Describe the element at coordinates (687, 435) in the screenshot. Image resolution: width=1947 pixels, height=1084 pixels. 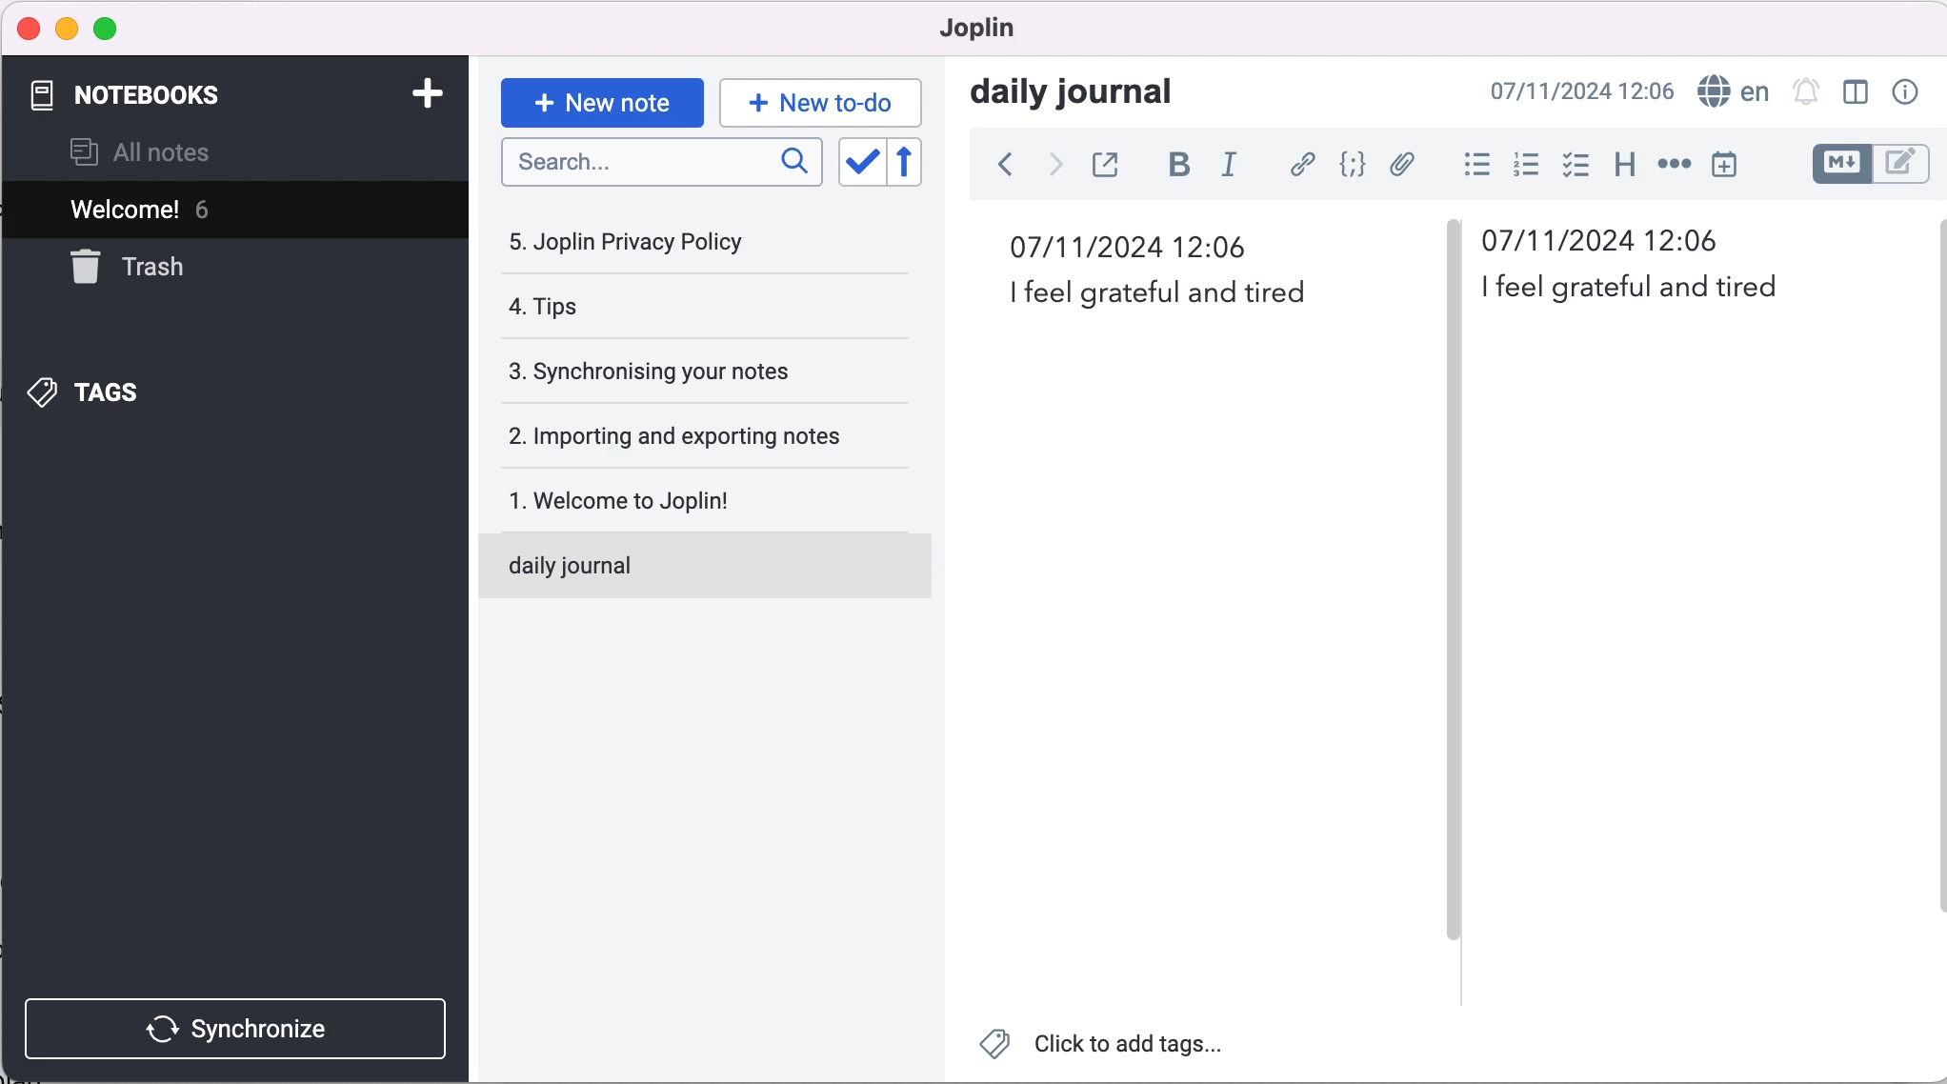
I see `importing and exporting notes` at that location.